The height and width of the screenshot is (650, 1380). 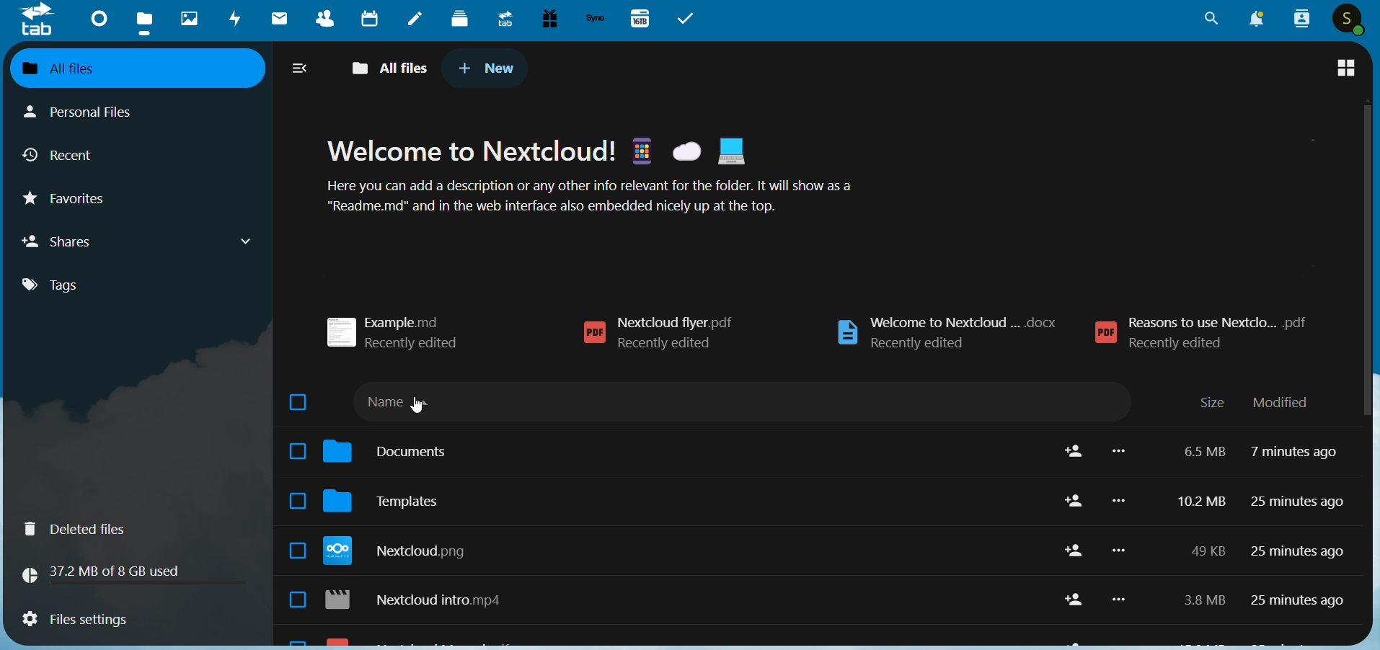 What do you see at coordinates (373, 17) in the screenshot?
I see `Calendar` at bounding box center [373, 17].